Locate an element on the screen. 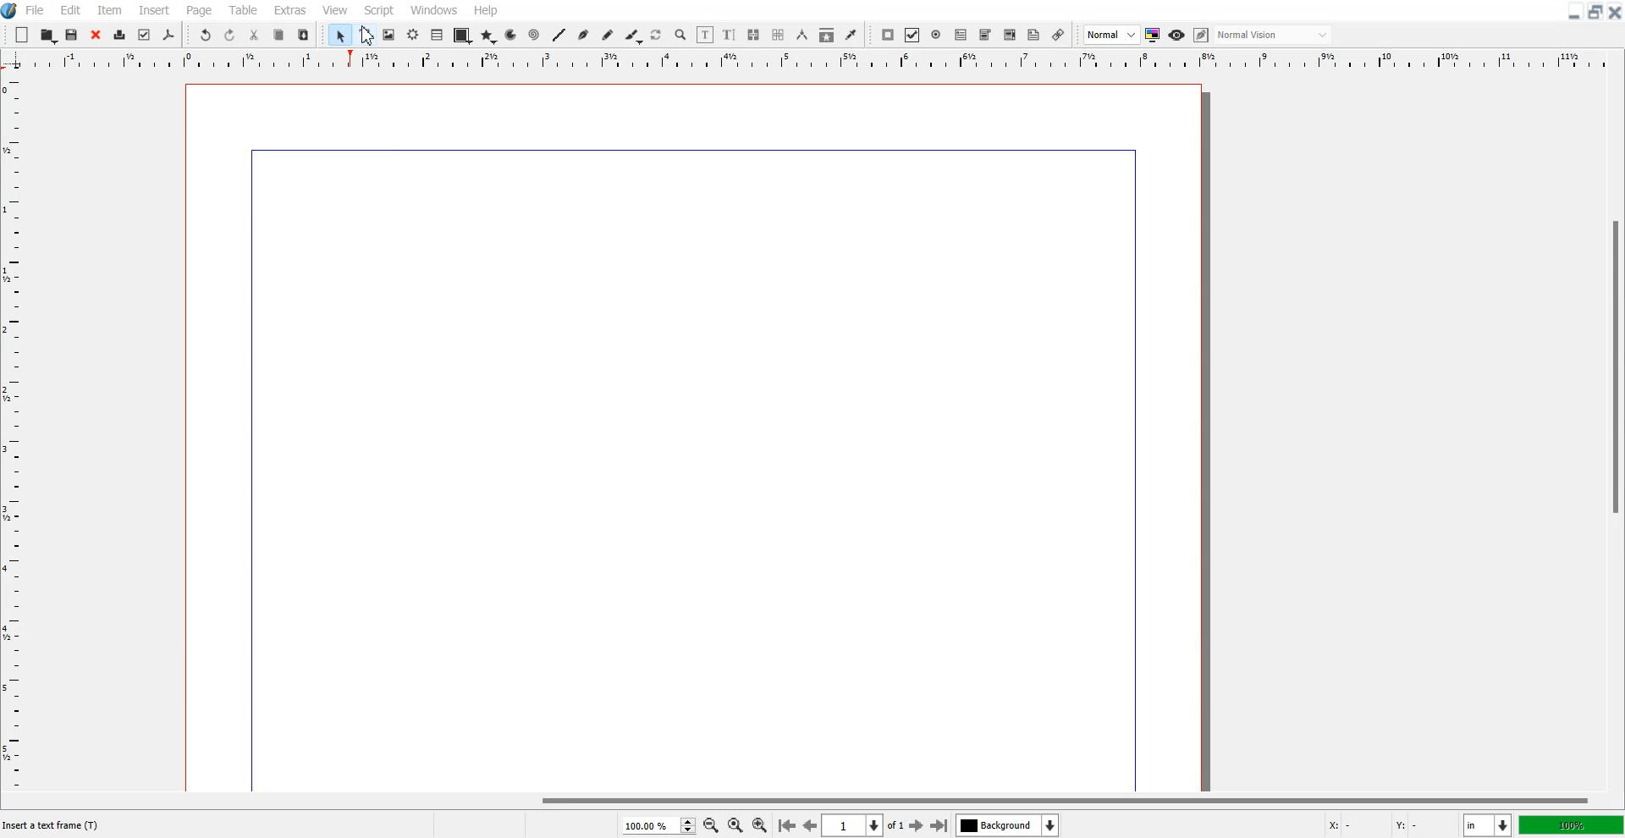 The image size is (1625, 838). Horizontal Scale is located at coordinates (831, 61).